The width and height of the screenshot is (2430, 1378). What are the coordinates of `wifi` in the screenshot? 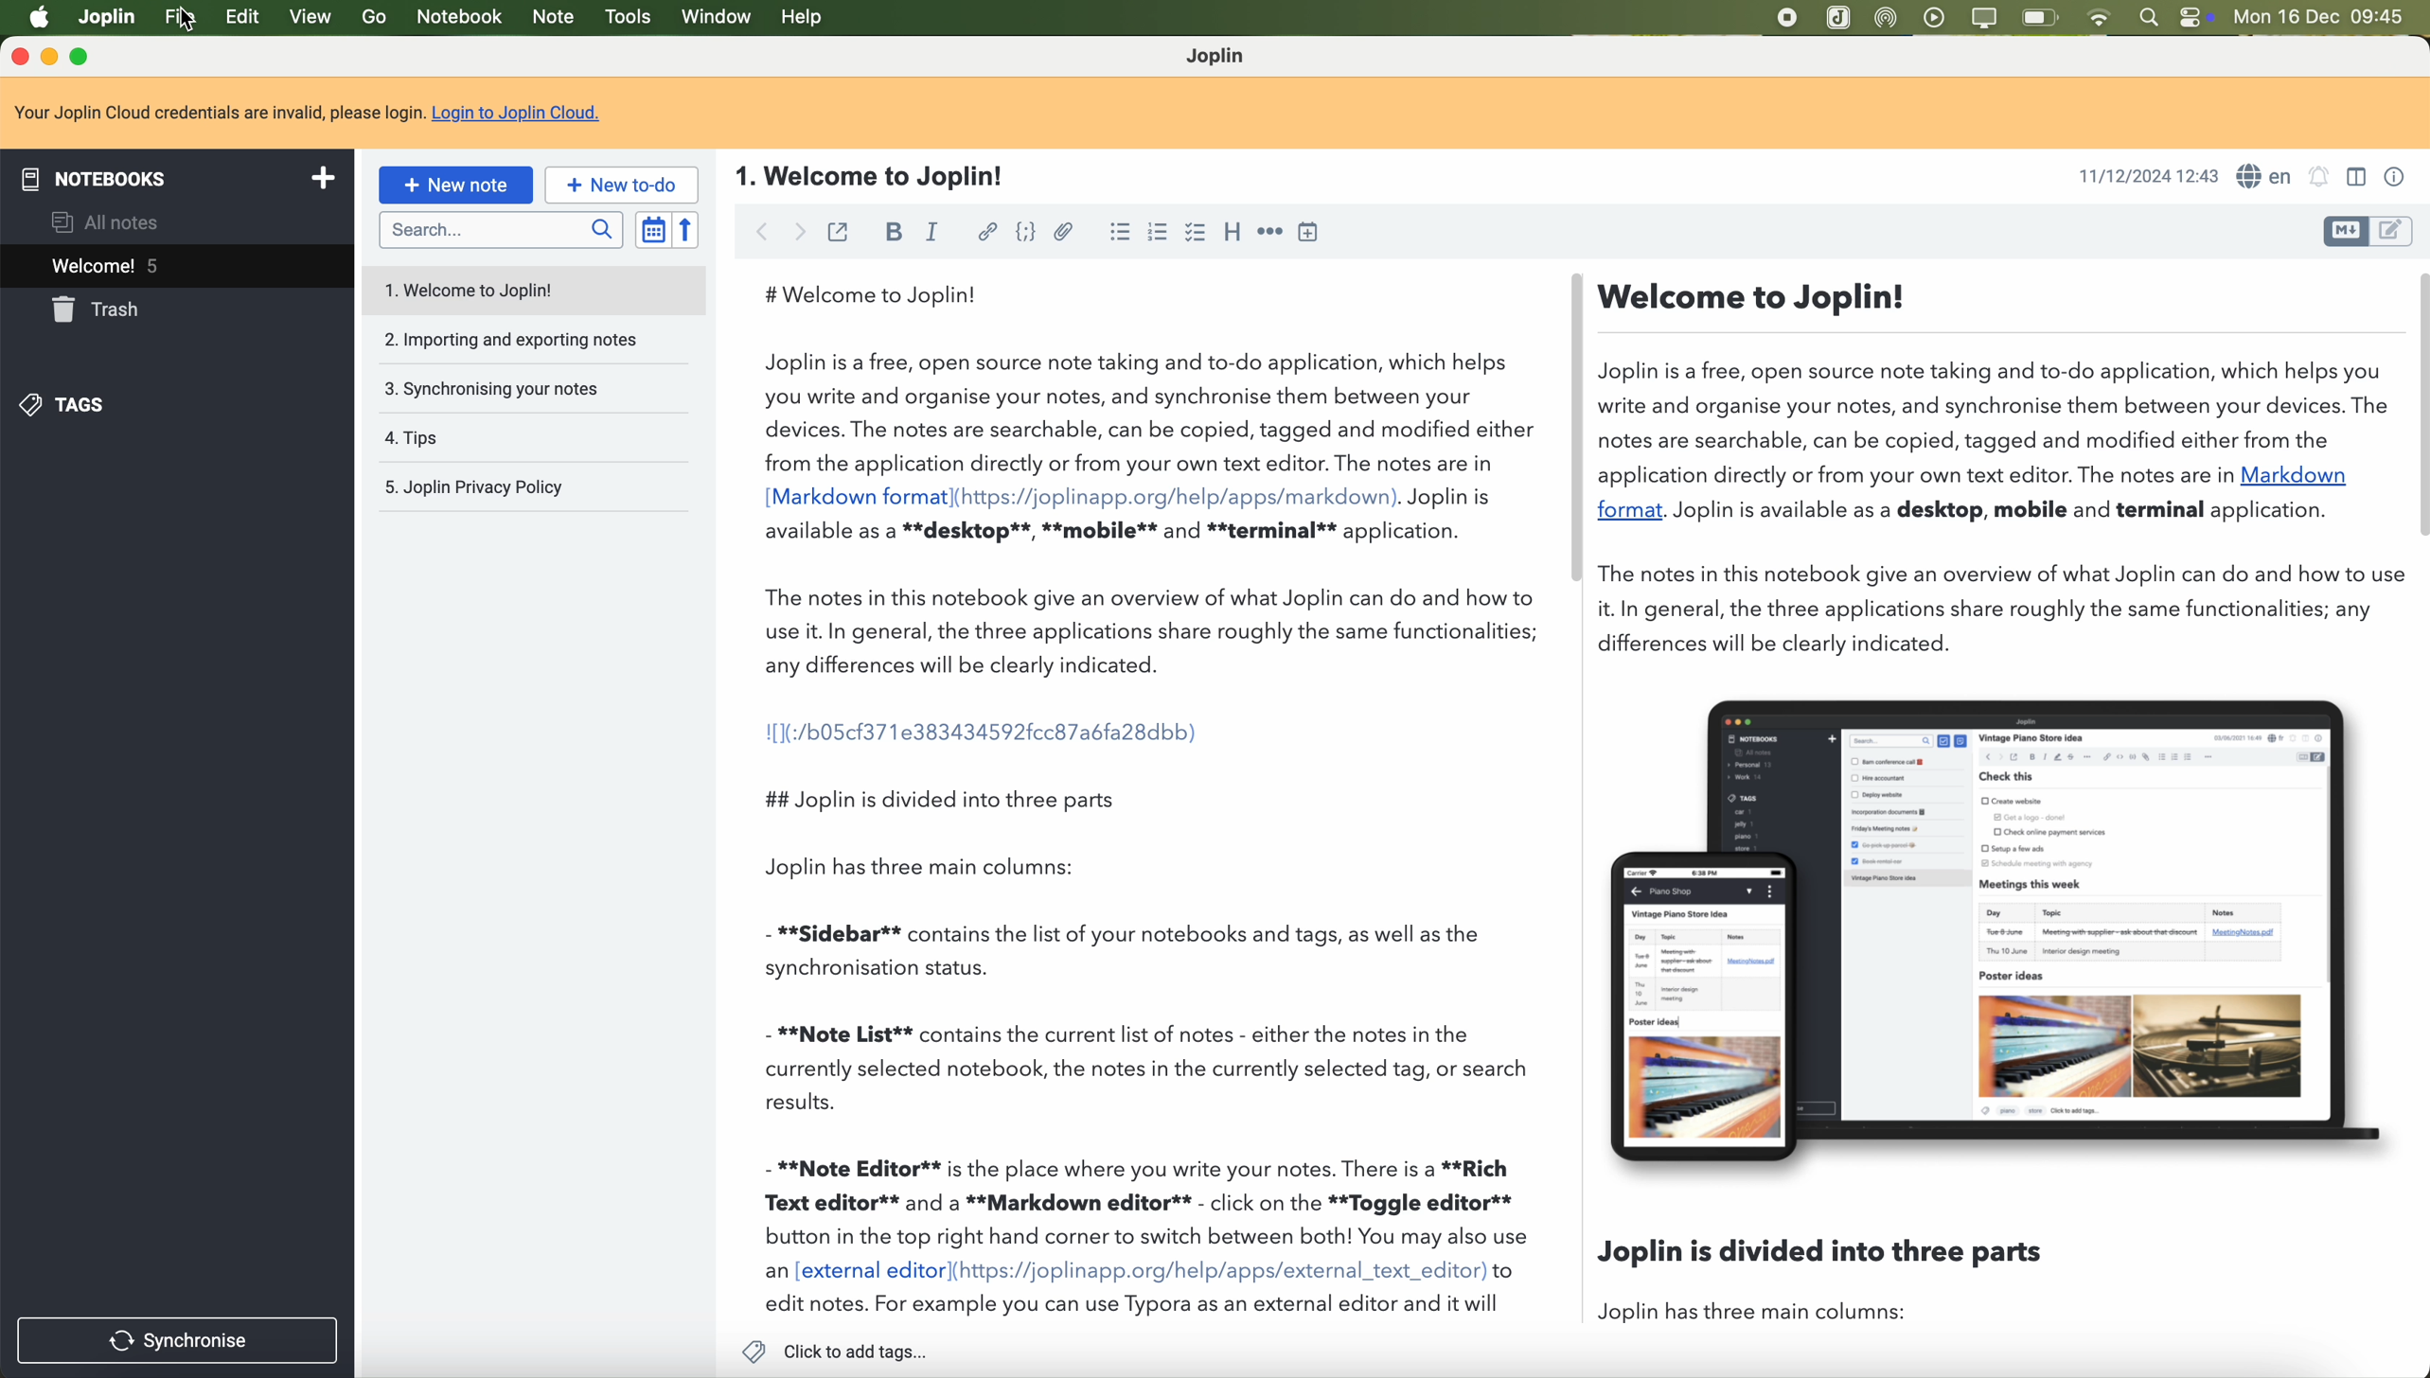 It's located at (2103, 18).